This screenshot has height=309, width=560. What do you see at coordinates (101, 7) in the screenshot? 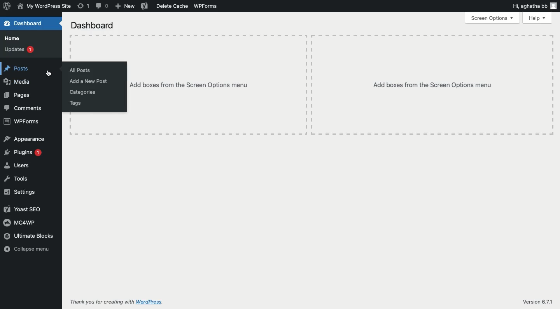
I see `comments` at bounding box center [101, 7].